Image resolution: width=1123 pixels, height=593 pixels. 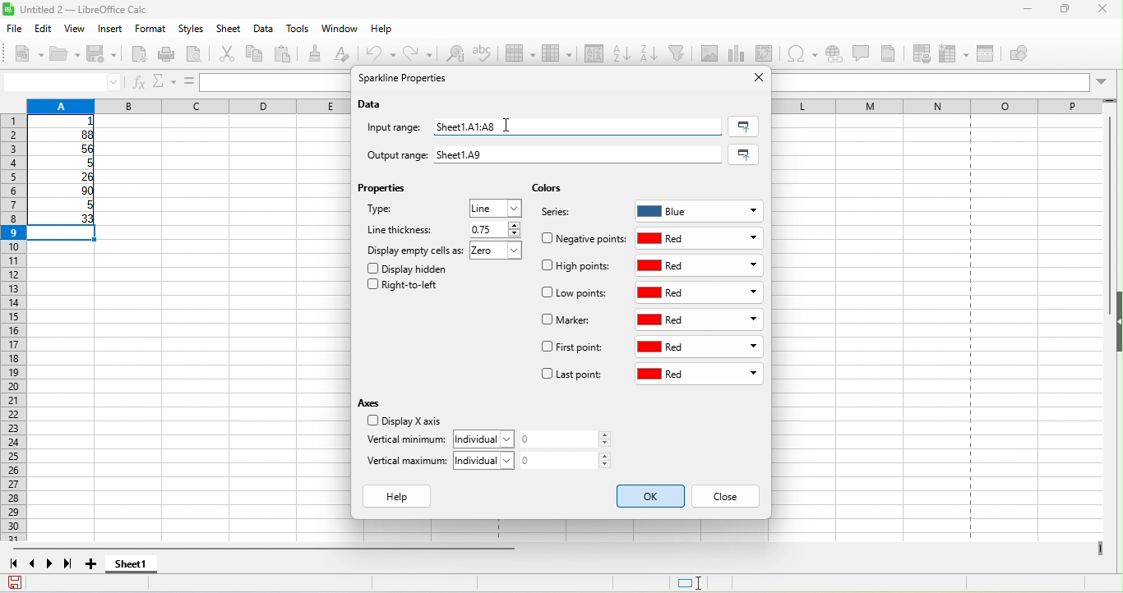 I want to click on scroll to previous sheet, so click(x=34, y=566).